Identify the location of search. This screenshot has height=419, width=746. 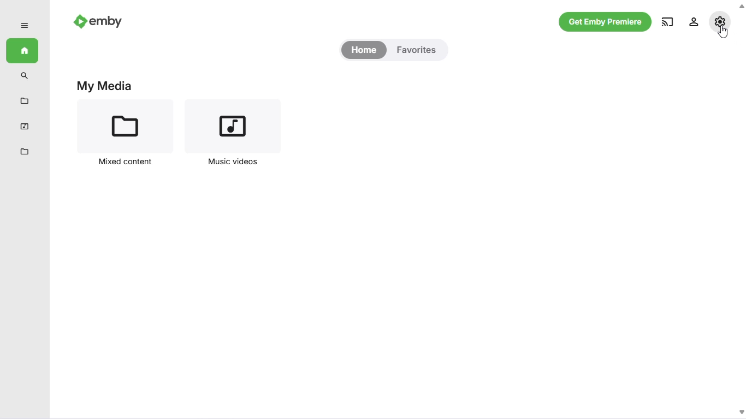
(27, 75).